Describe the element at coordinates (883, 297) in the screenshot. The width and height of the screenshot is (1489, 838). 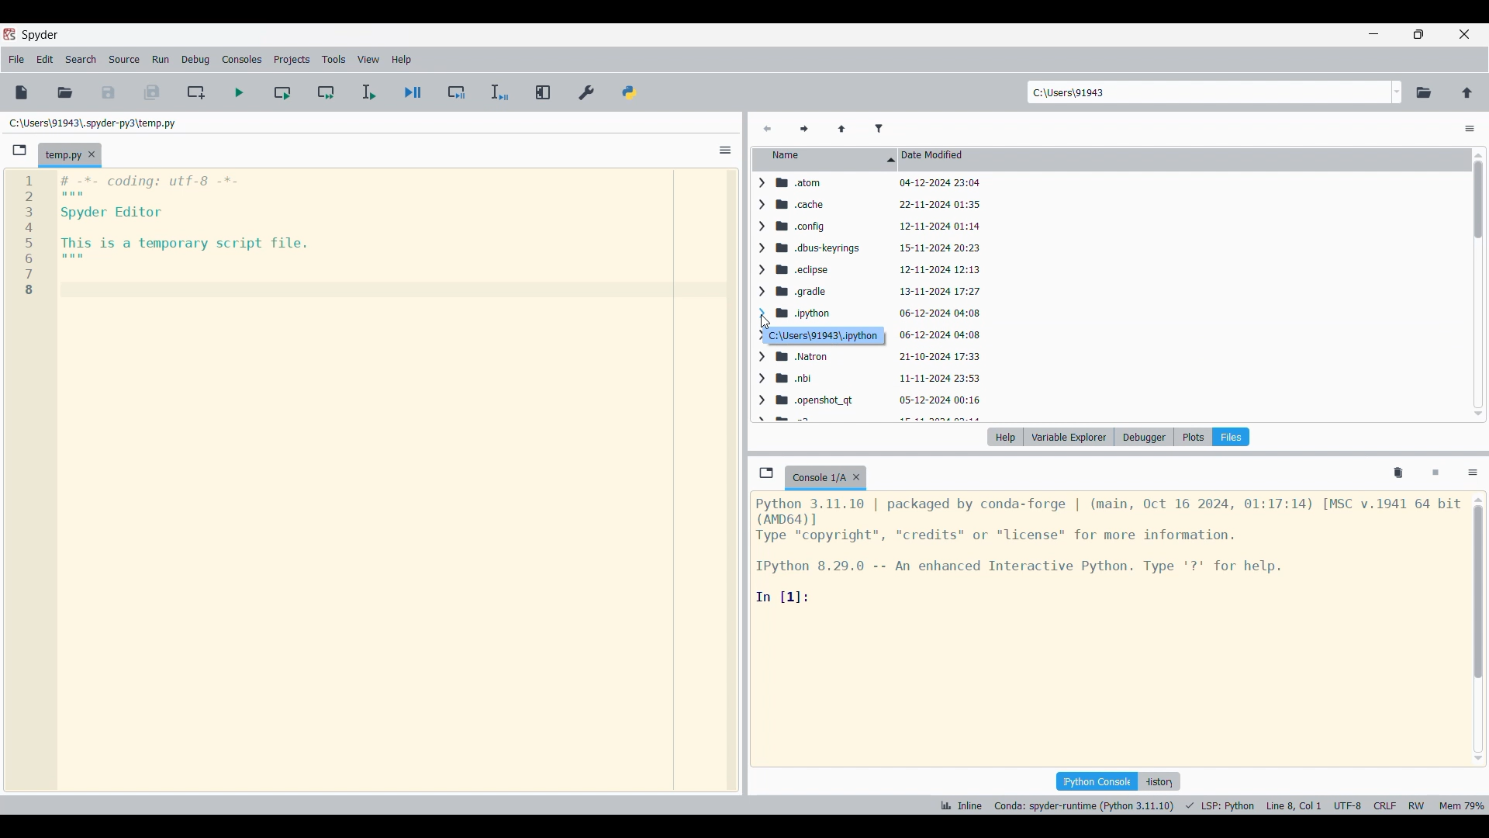
I see `Details of list of folders to choose from` at that location.